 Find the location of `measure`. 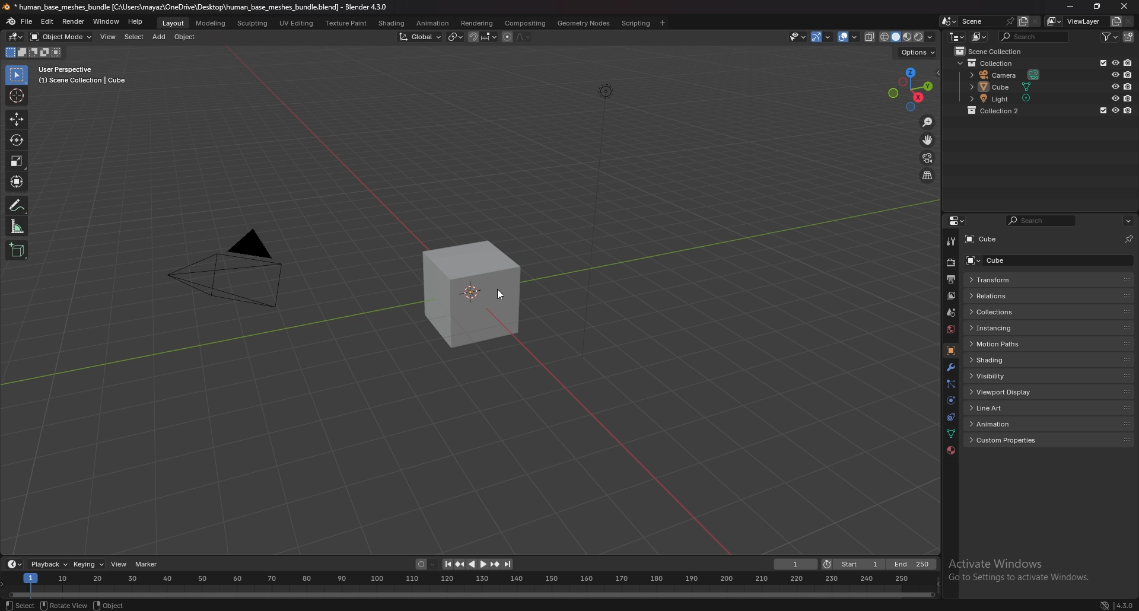

measure is located at coordinates (17, 227).